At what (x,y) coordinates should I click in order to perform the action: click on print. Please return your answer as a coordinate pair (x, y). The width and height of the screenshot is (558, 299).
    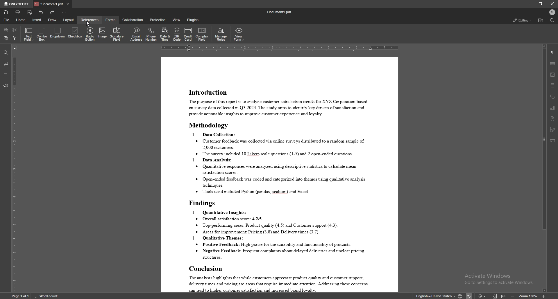
    Looking at the image, I should click on (18, 12).